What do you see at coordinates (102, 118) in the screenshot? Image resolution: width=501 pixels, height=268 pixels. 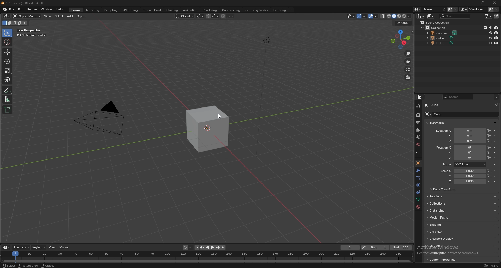 I see `PYRAMID` at bounding box center [102, 118].